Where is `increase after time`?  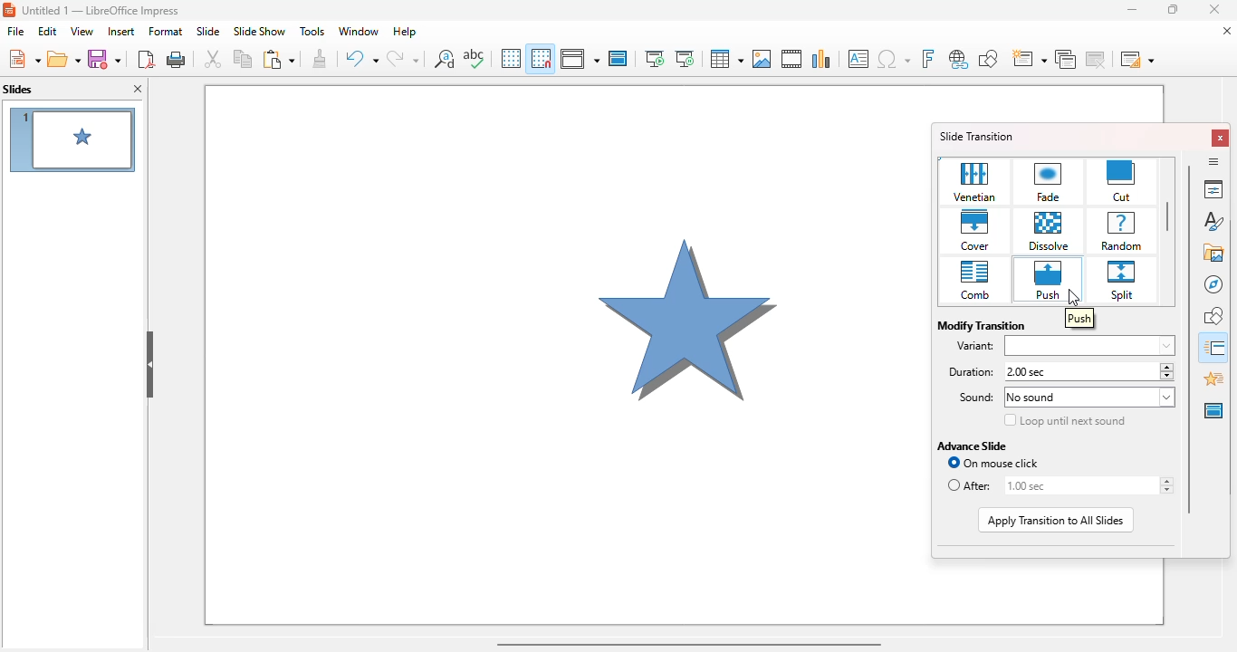 increase after time is located at coordinates (1165, 481).